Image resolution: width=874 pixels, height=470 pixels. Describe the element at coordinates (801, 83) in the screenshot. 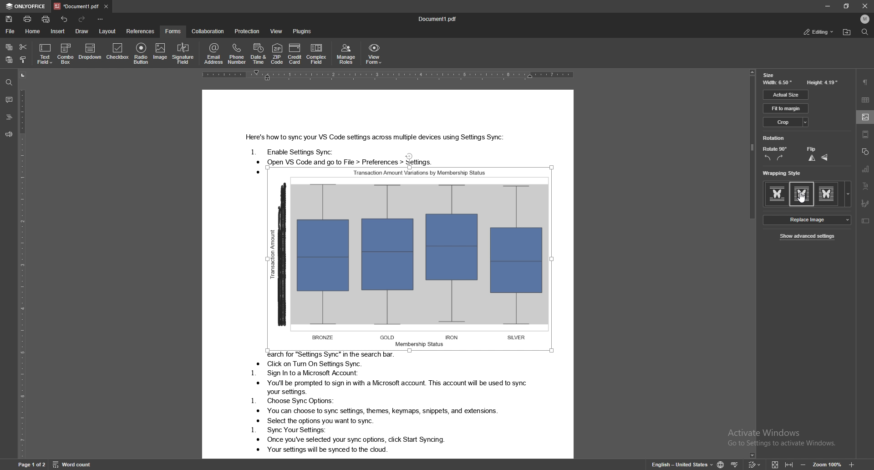

I see `width and height` at that location.